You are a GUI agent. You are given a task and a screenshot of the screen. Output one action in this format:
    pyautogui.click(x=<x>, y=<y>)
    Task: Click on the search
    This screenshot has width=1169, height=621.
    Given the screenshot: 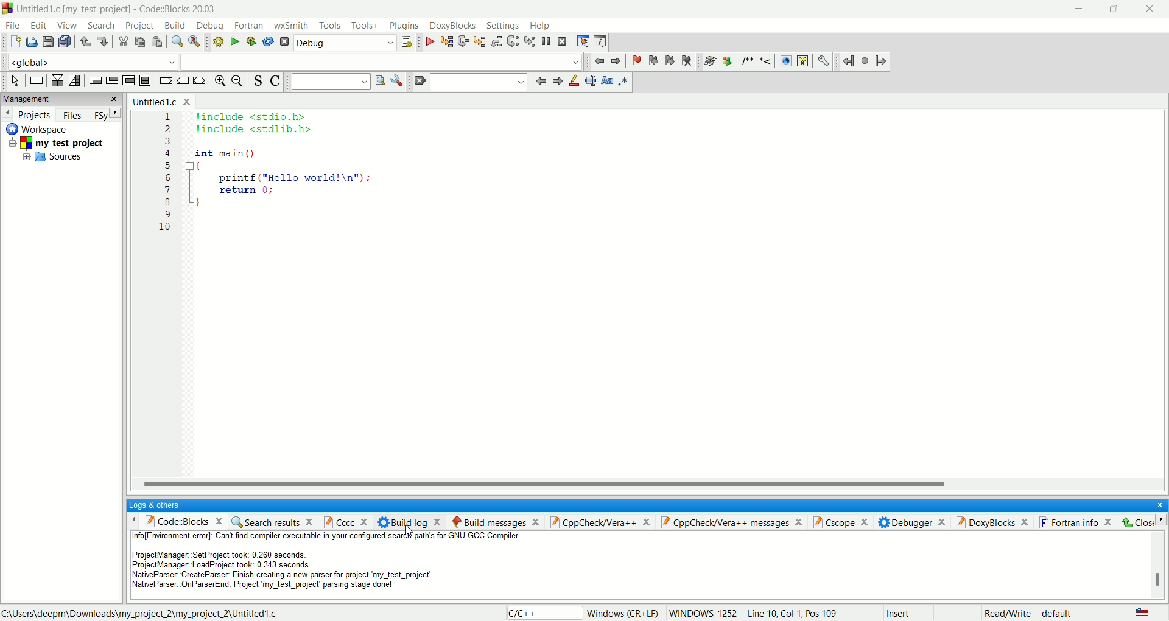 What is the action you would take?
    pyautogui.click(x=100, y=26)
    